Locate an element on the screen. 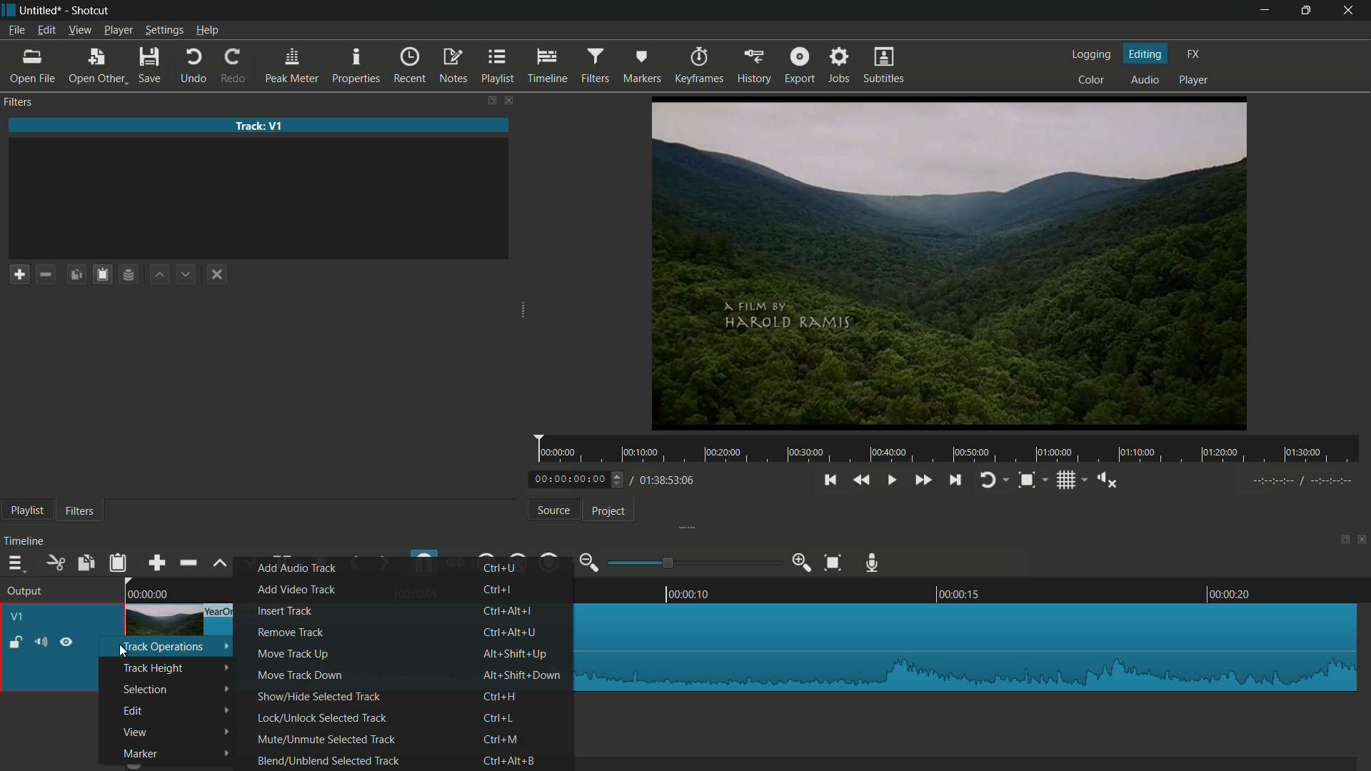 The width and height of the screenshot is (1371, 771). blend/unblend selected track is located at coordinates (328, 760).